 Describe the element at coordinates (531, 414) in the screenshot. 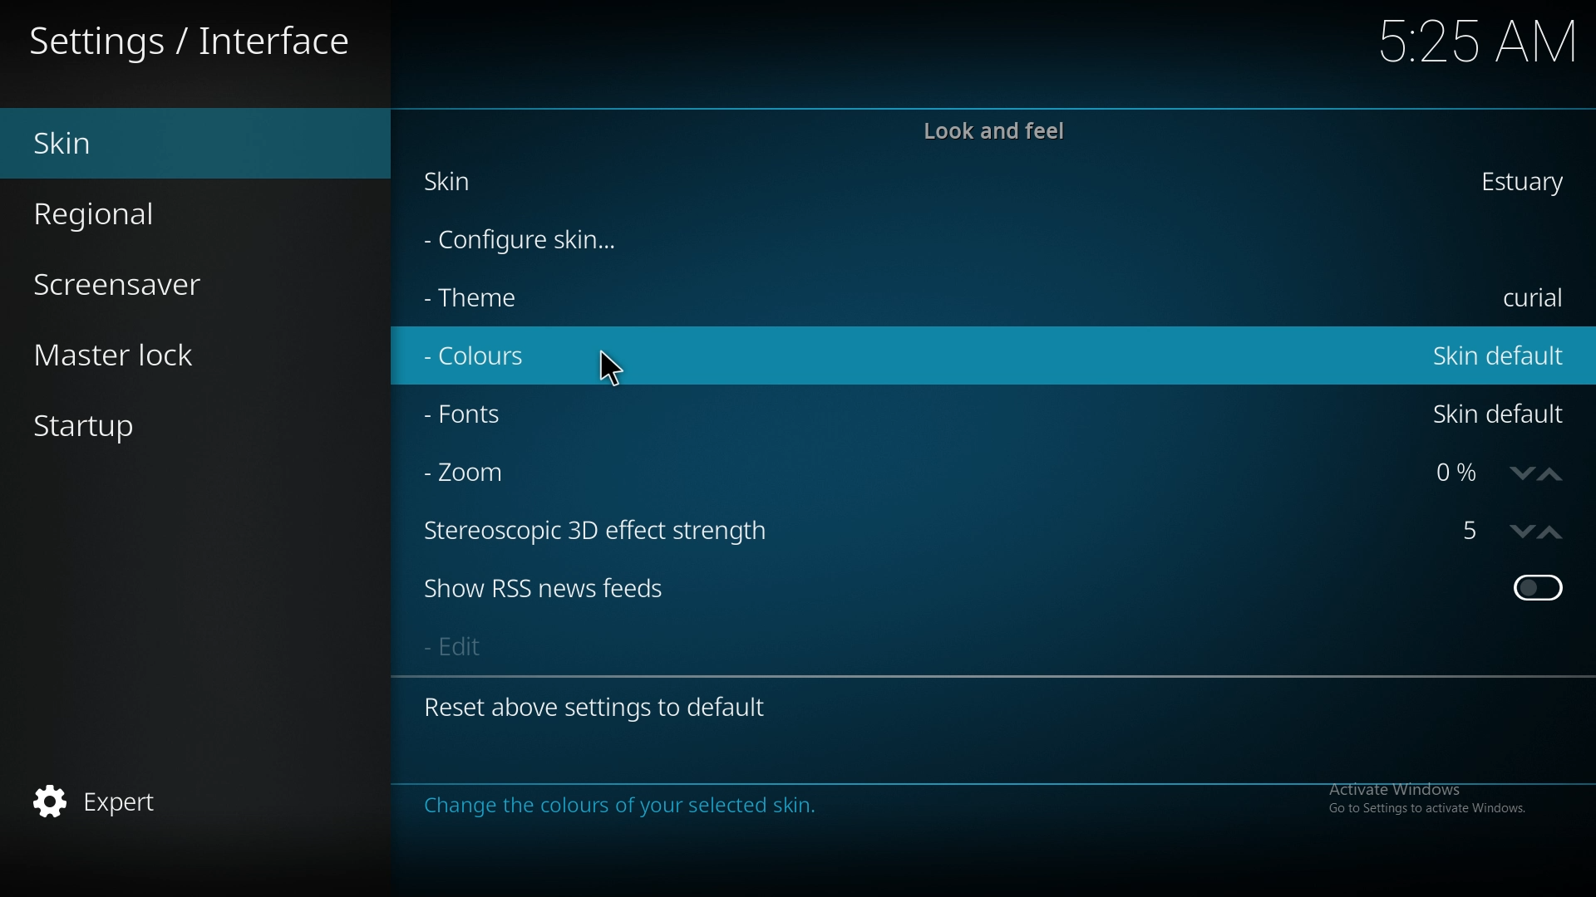

I see `fonts` at that location.